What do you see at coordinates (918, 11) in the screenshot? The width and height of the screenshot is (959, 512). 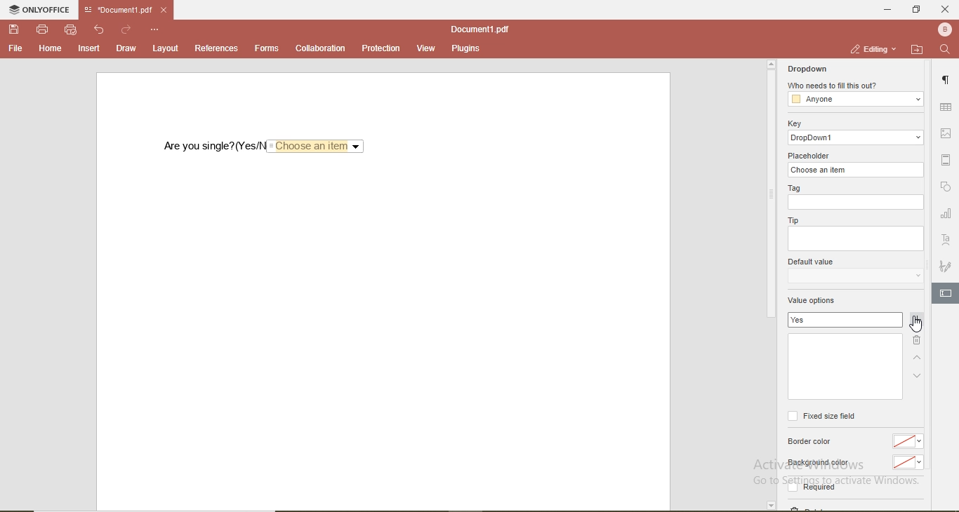 I see `restore` at bounding box center [918, 11].